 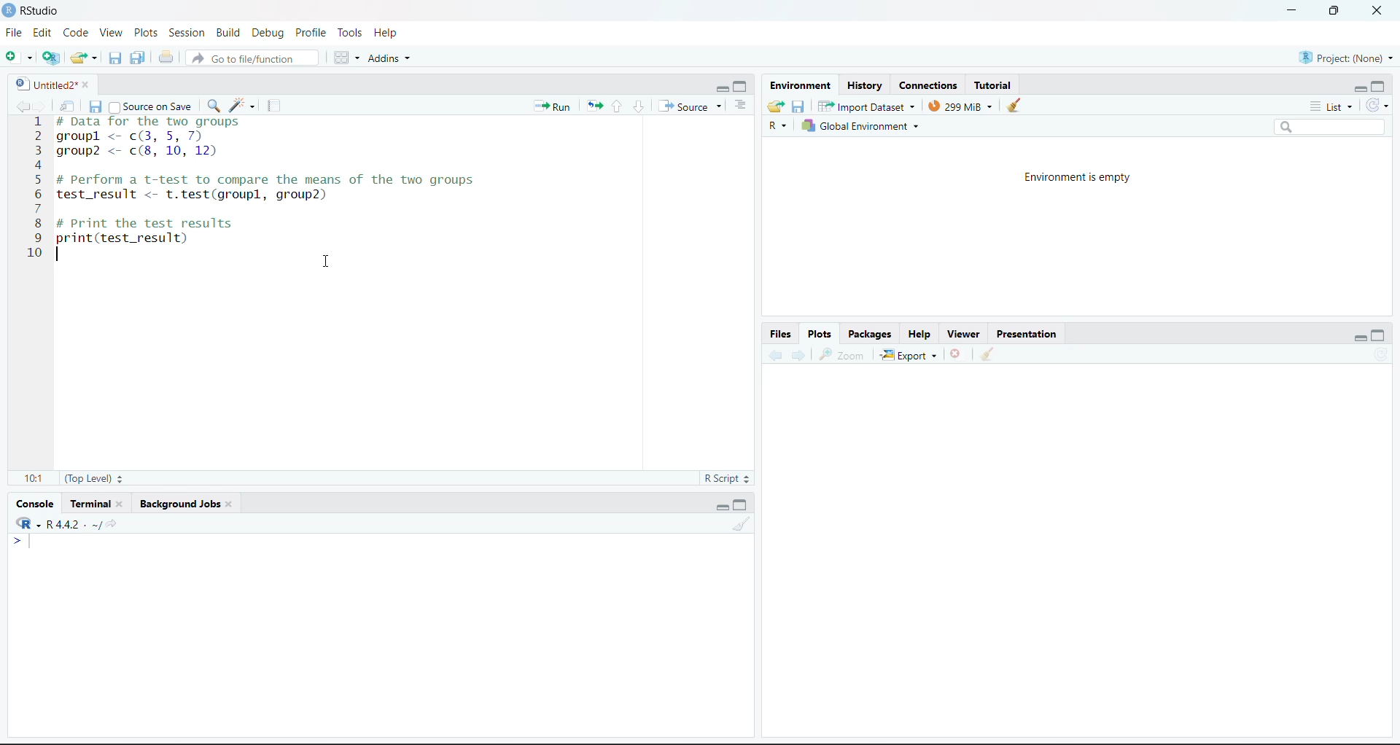 What do you see at coordinates (82, 57) in the screenshot?
I see `open an existing file` at bounding box center [82, 57].